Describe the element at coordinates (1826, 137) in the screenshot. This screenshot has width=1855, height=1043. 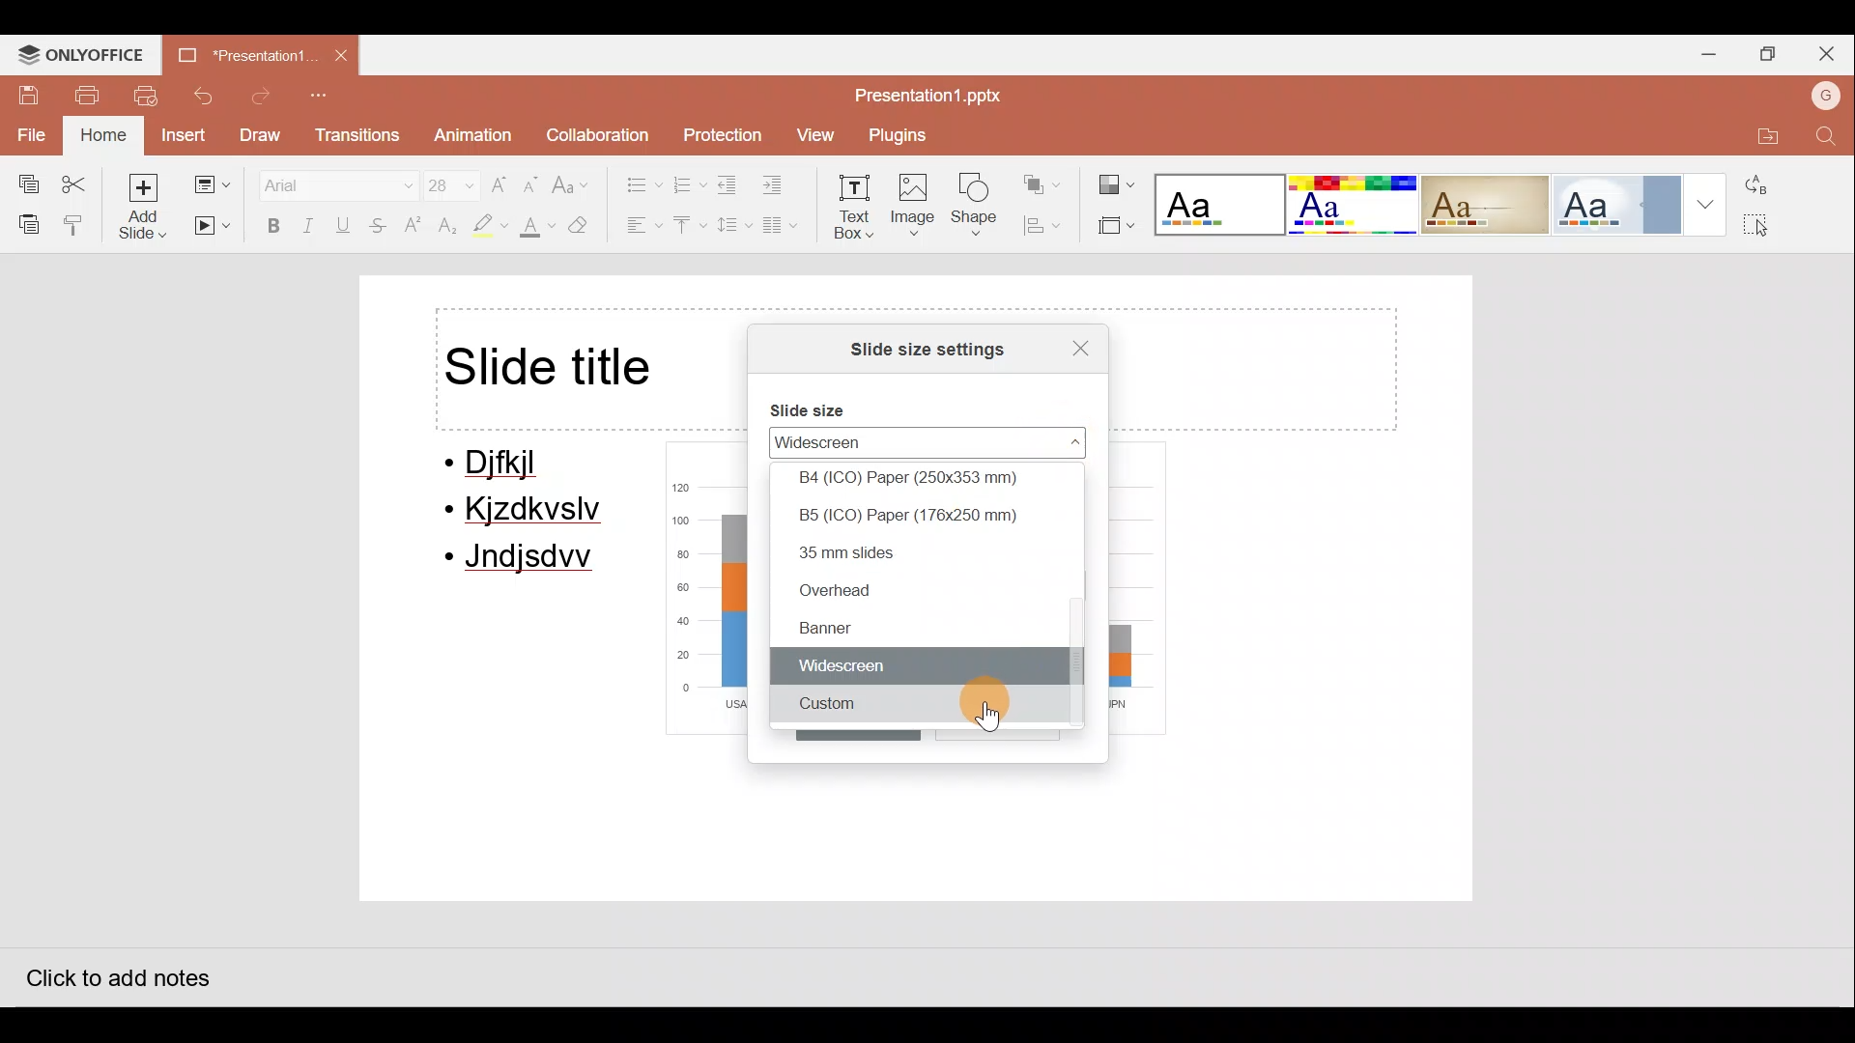
I see `Find` at that location.